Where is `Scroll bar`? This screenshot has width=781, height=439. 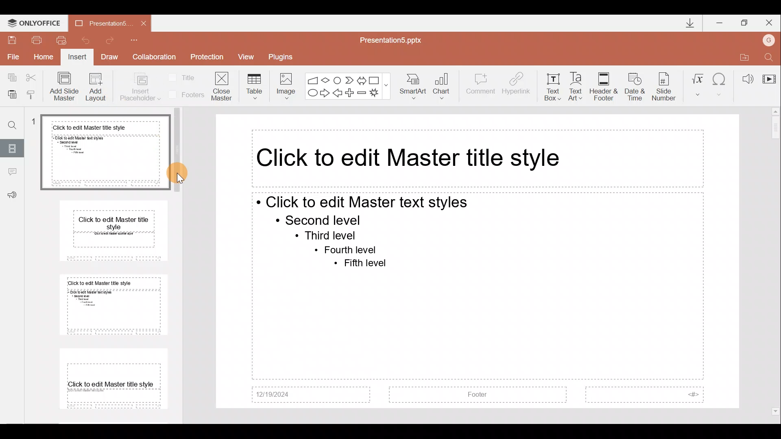
Scroll bar is located at coordinates (776, 262).